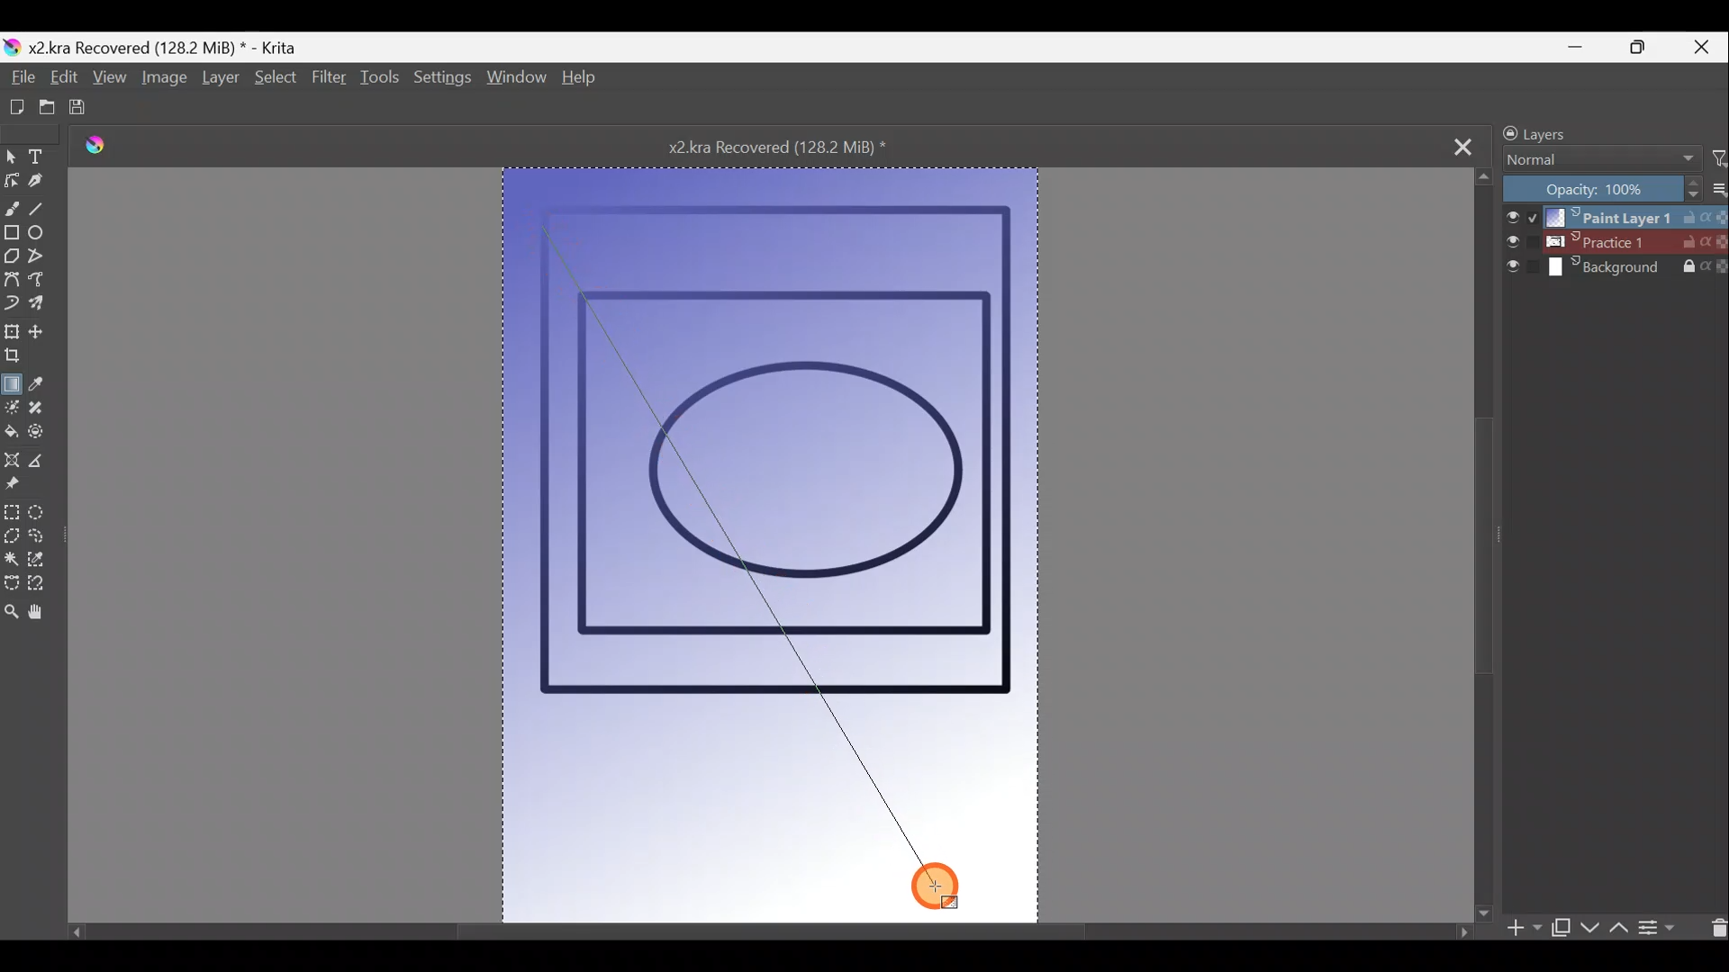 The height and width of the screenshot is (972, 1729). I want to click on Move layer/mask down, so click(1588, 928).